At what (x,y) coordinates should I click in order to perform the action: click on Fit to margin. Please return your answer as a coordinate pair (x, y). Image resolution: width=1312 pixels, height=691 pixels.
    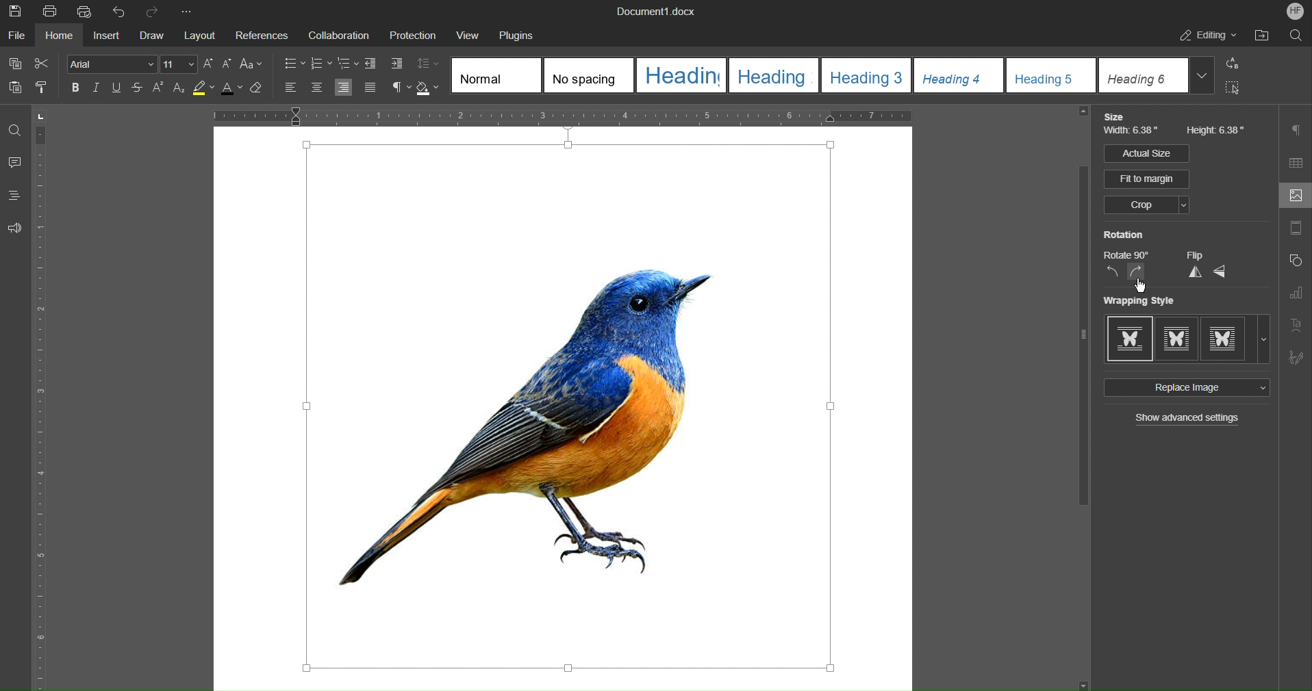
    Looking at the image, I should click on (1111, 179).